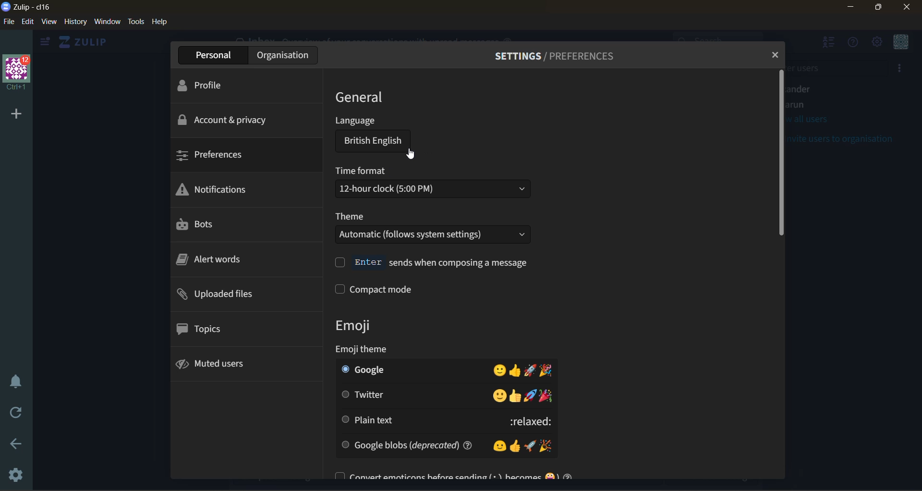 The height and width of the screenshot is (491, 922). Describe the element at coordinates (400, 290) in the screenshot. I see `compact mode` at that location.